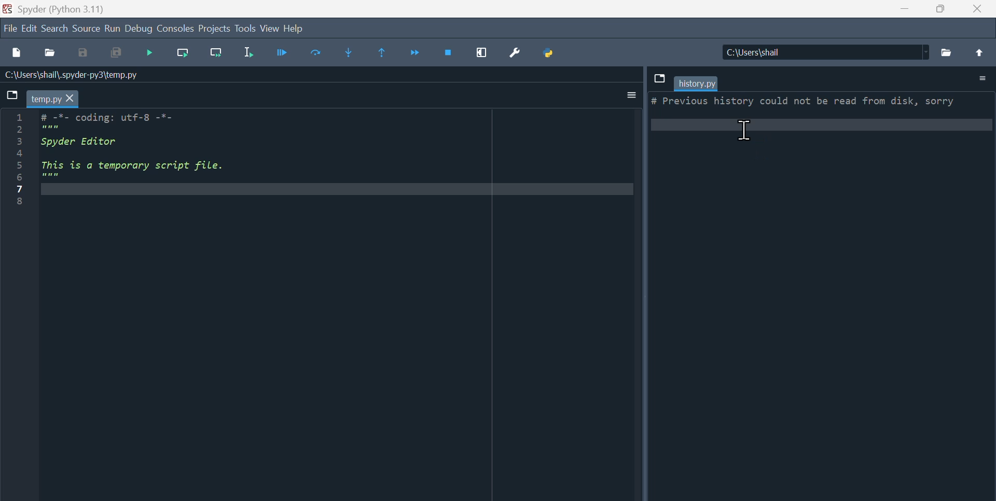 The height and width of the screenshot is (501, 996). I want to click on view, so click(270, 28).